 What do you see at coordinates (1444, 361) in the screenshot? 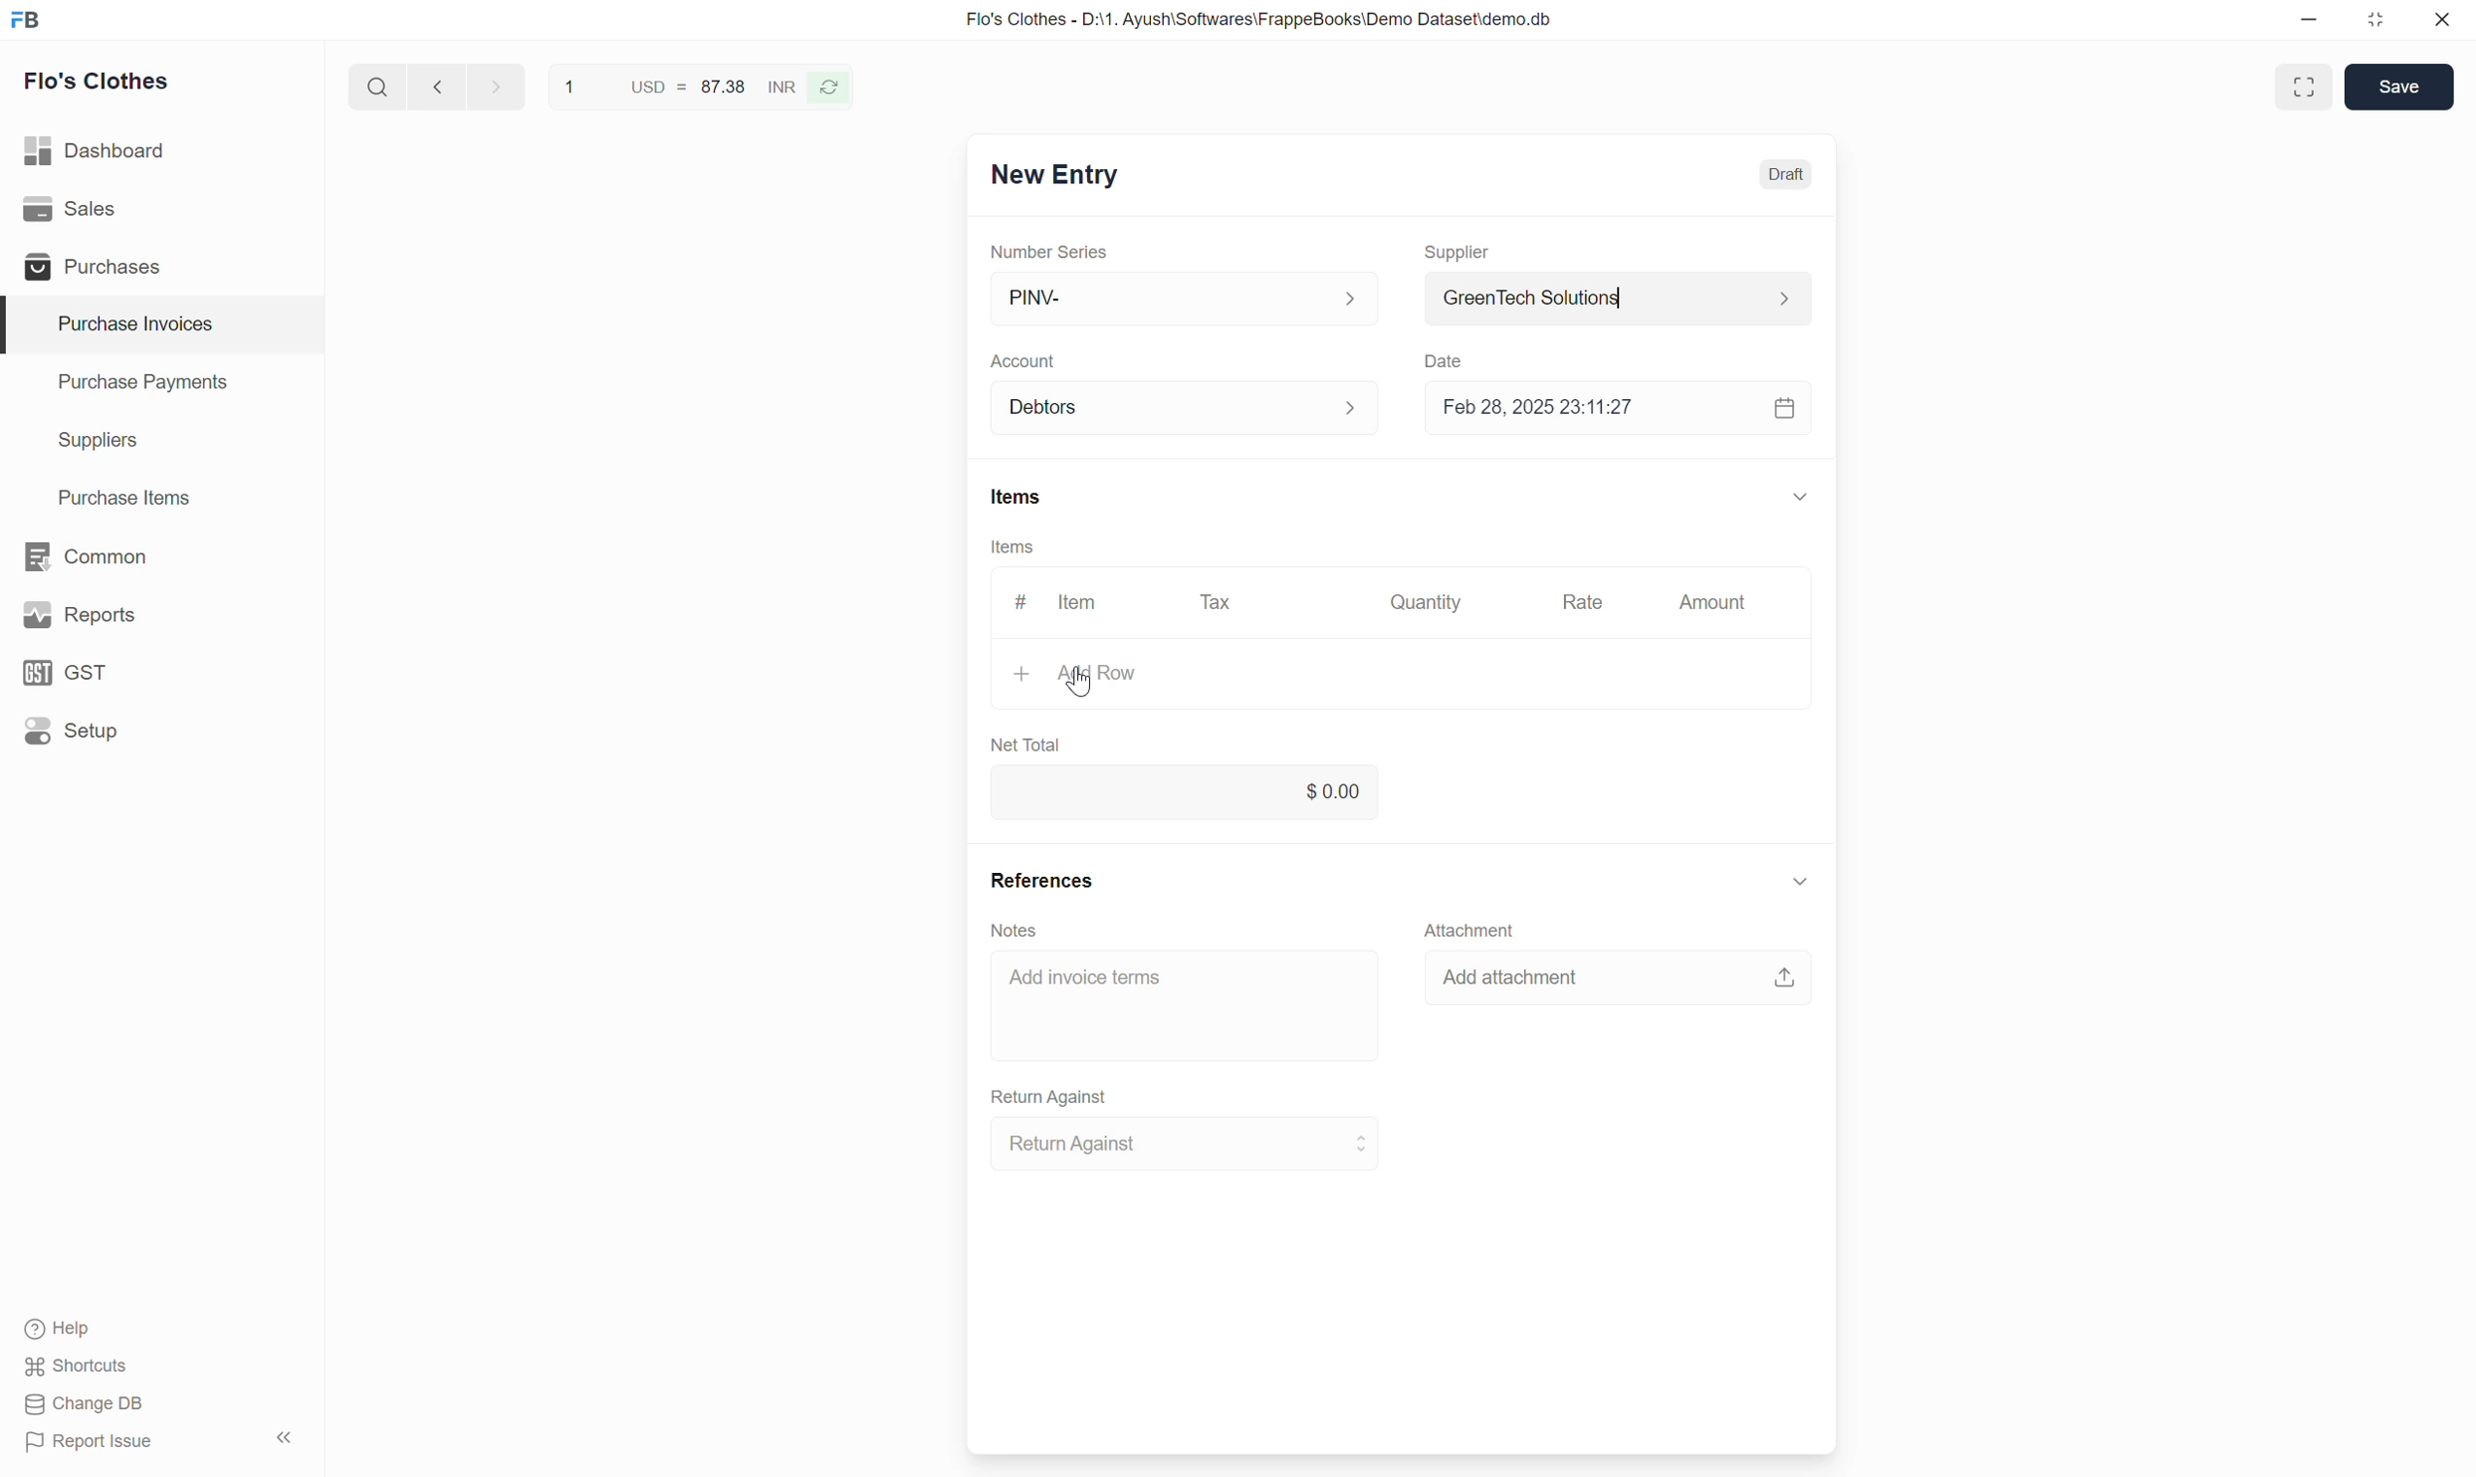
I see `Date` at bounding box center [1444, 361].